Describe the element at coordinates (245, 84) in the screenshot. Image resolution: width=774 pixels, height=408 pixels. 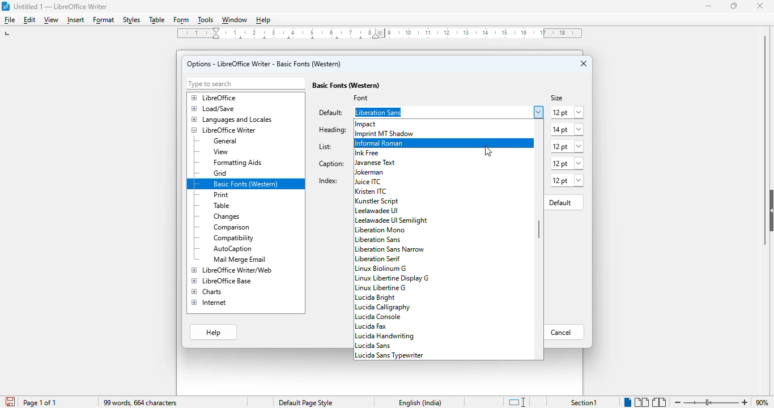
I see `type to search` at that location.